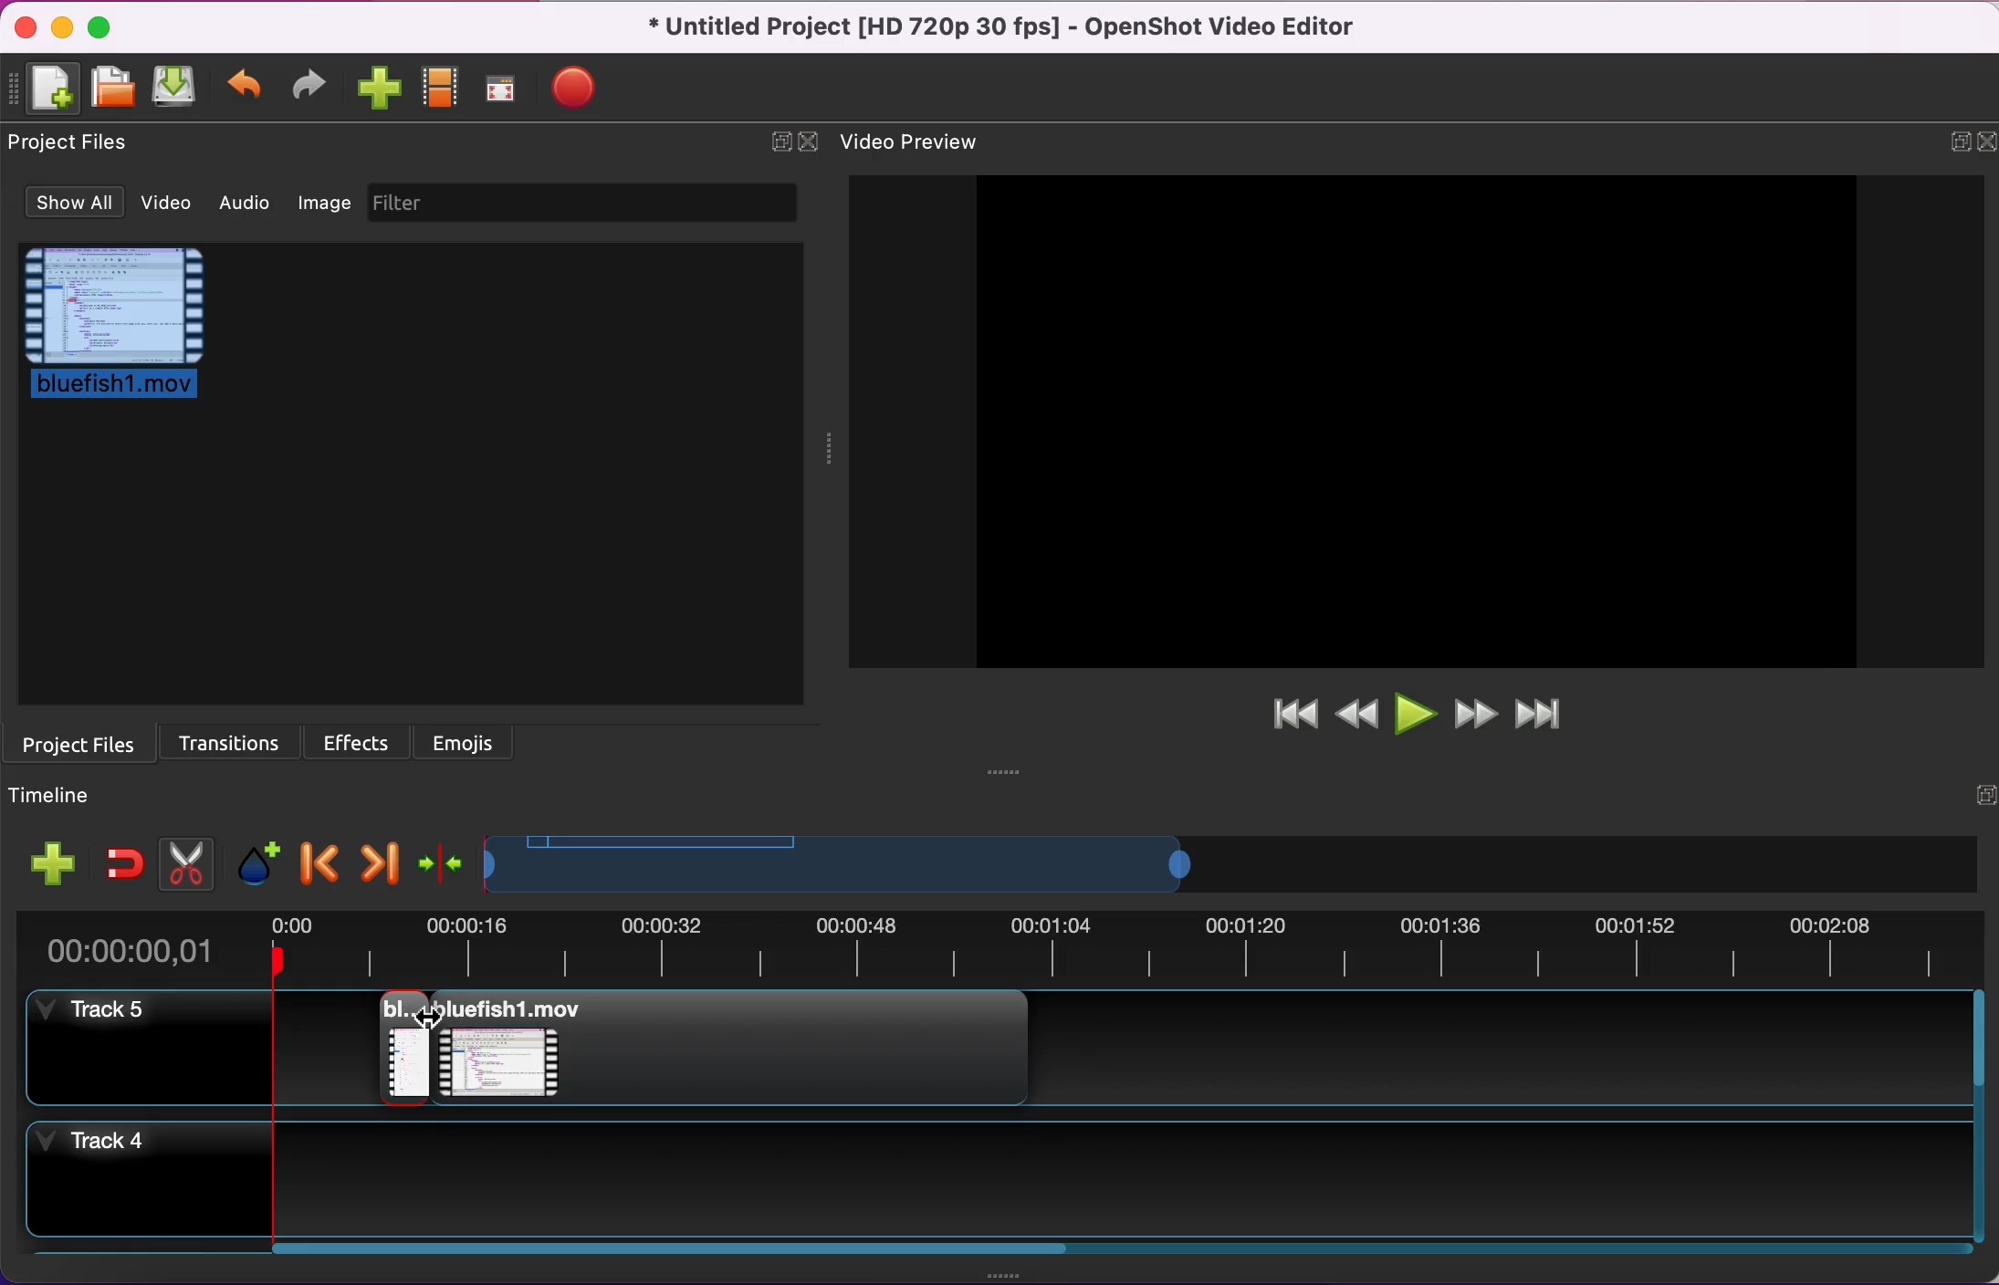 Image resolution: width=1999 pixels, height=1285 pixels. Describe the element at coordinates (326, 208) in the screenshot. I see `image` at that location.